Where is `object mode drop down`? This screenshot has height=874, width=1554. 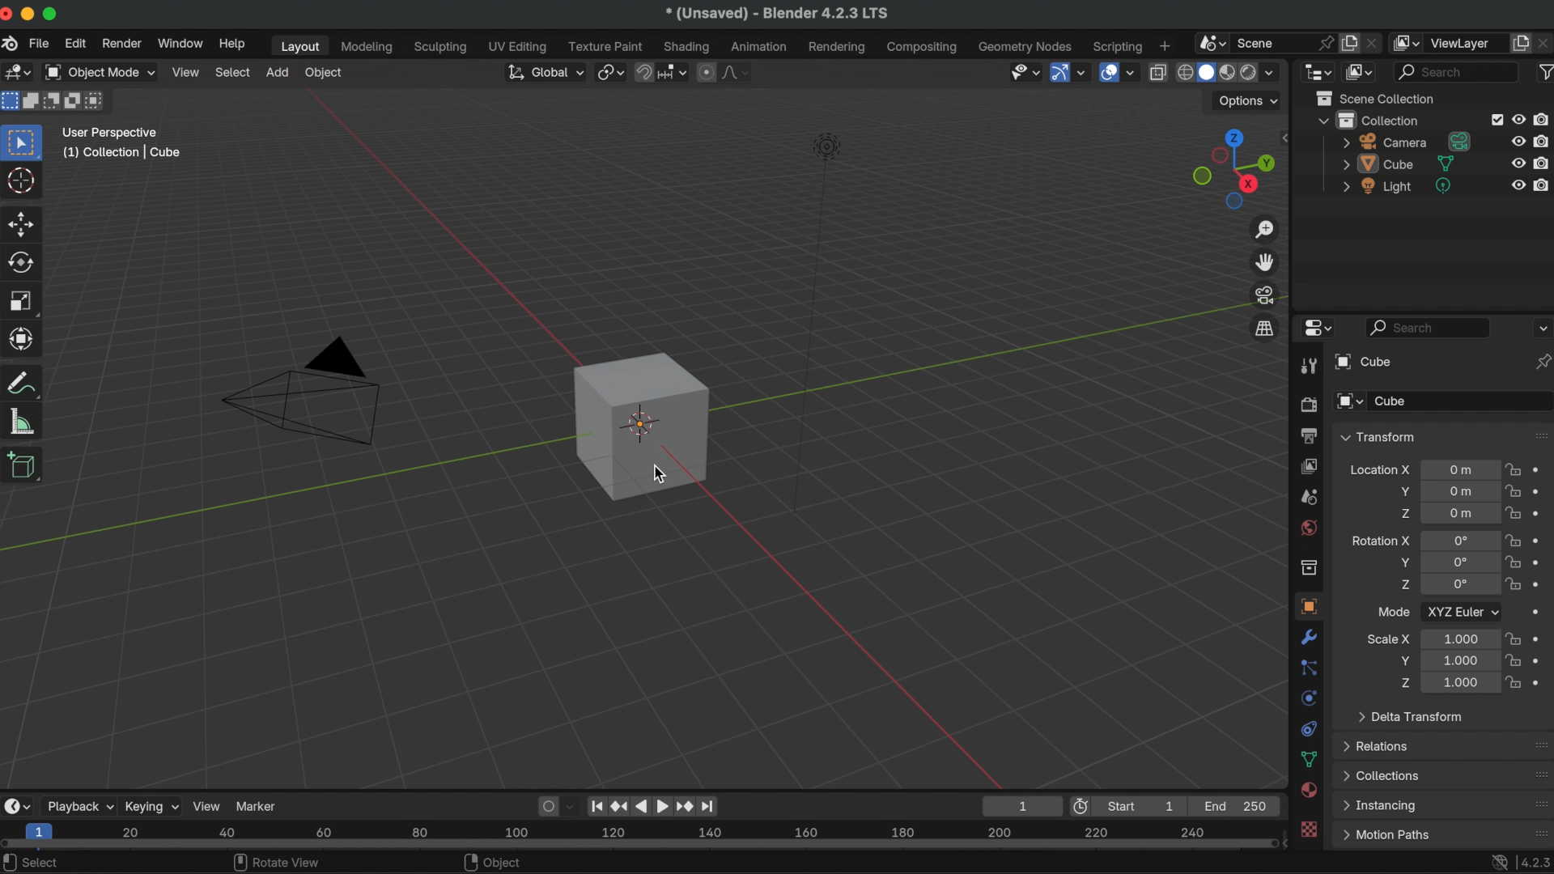 object mode drop down is located at coordinates (99, 73).